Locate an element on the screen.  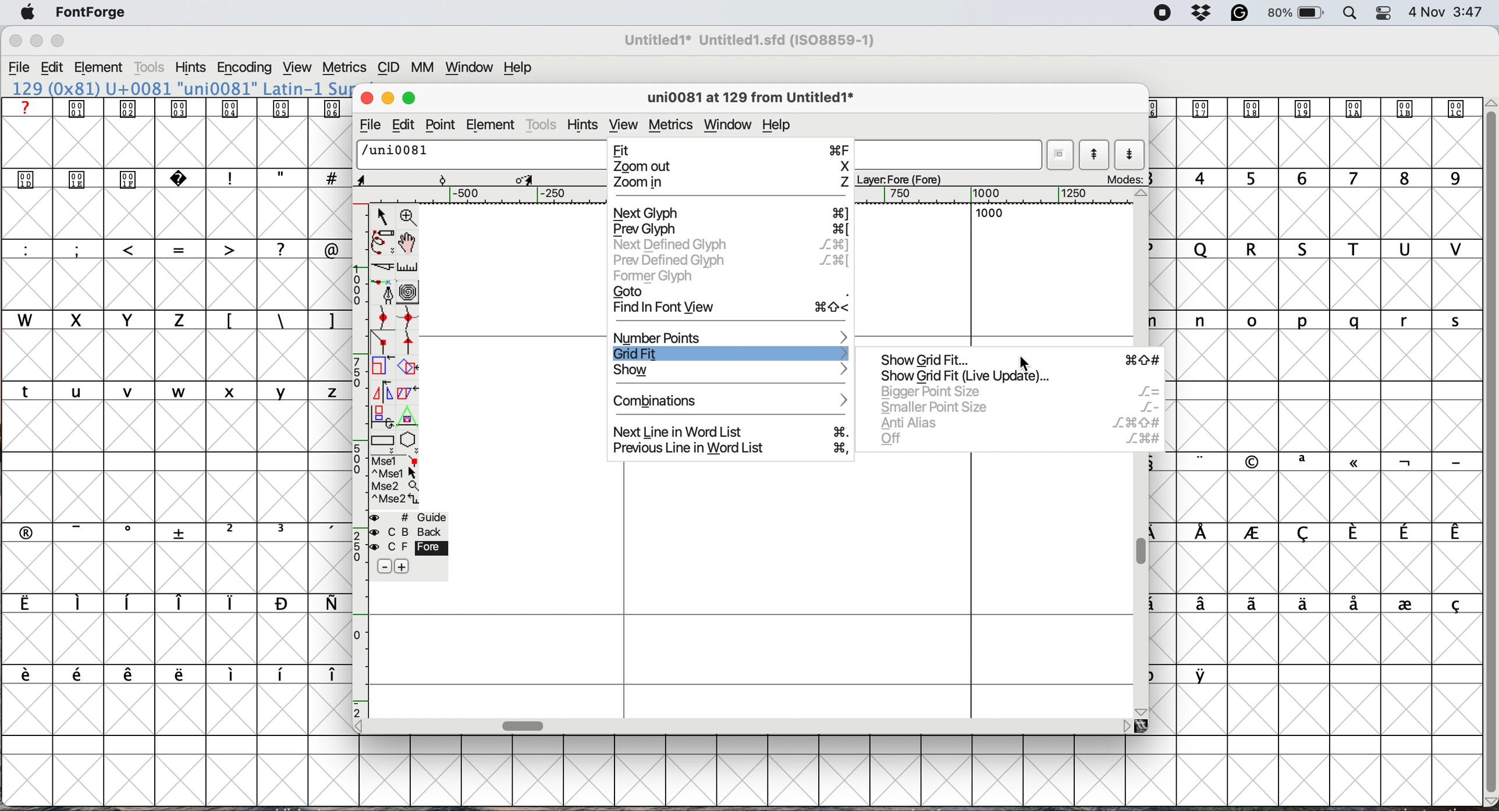
Screen Recording Indicator is located at coordinates (1163, 13).